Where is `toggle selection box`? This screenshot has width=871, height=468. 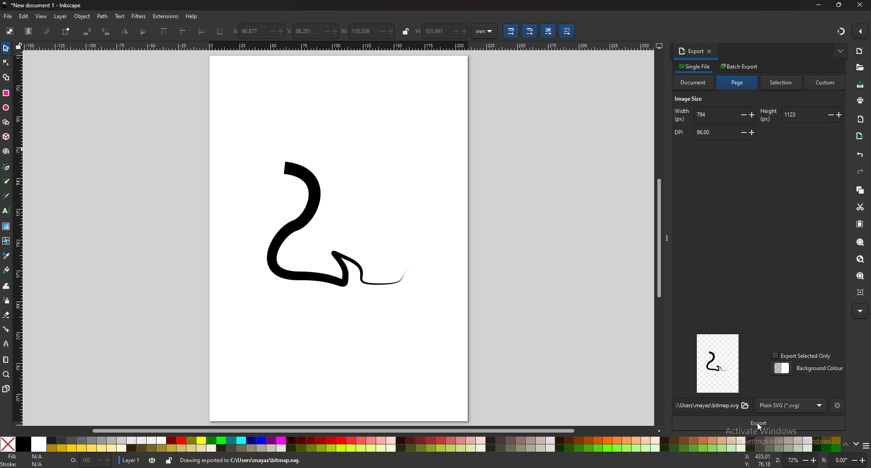 toggle selection box is located at coordinates (67, 31).